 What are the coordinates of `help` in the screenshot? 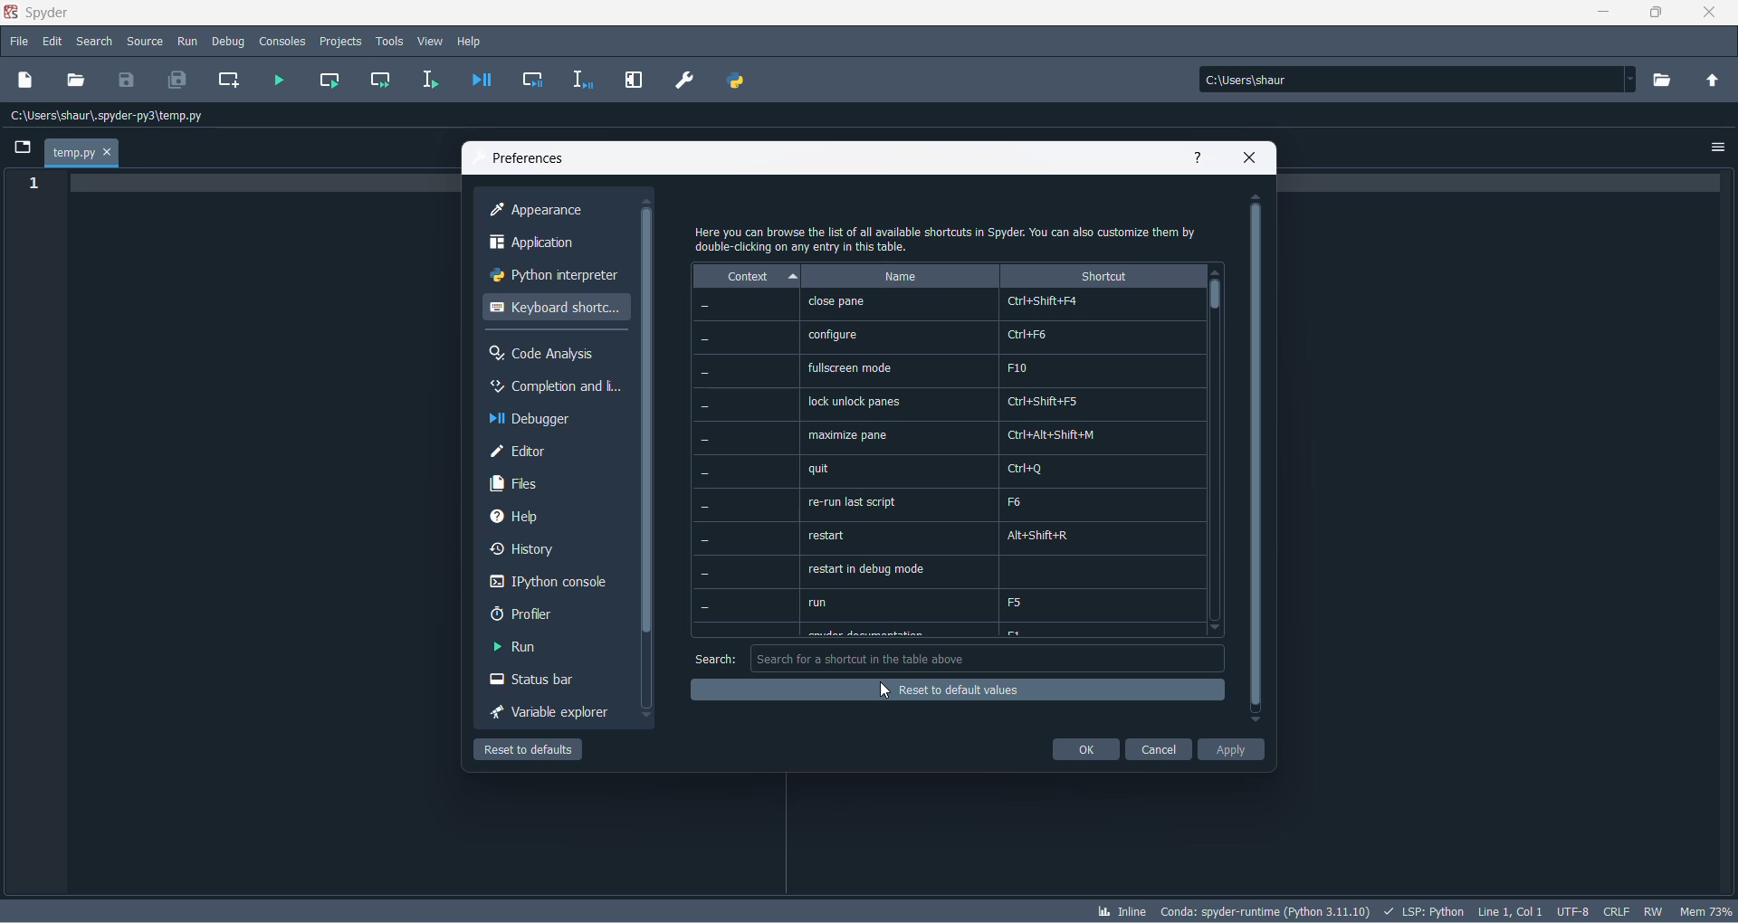 It's located at (1192, 158).